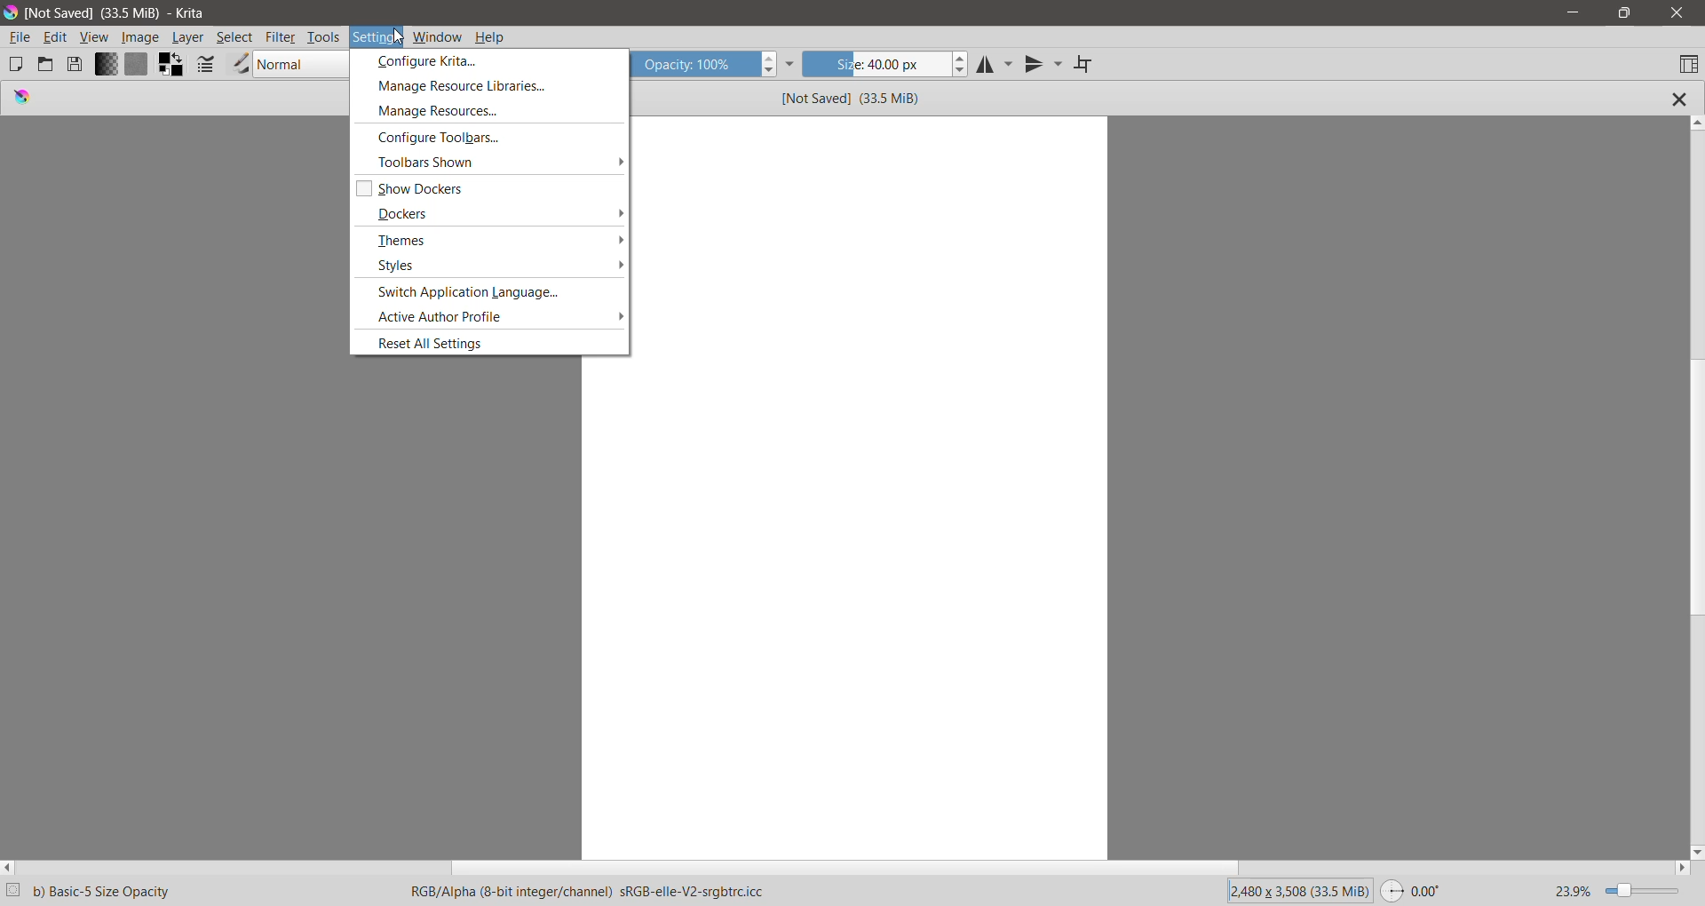 This screenshot has height=906, width=1705. Describe the element at coordinates (136, 65) in the screenshot. I see `Fill Patterns` at that location.